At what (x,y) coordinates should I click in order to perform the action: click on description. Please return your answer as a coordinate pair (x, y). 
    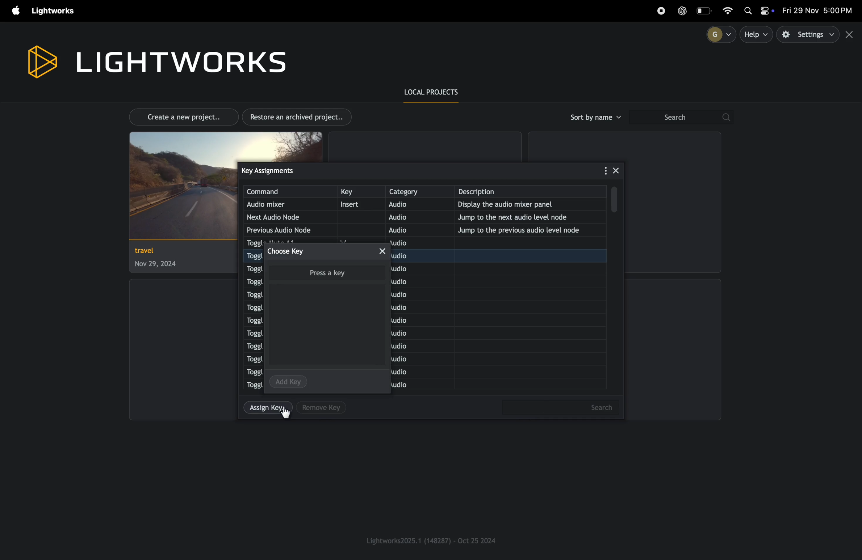
    Looking at the image, I should click on (766, 65).